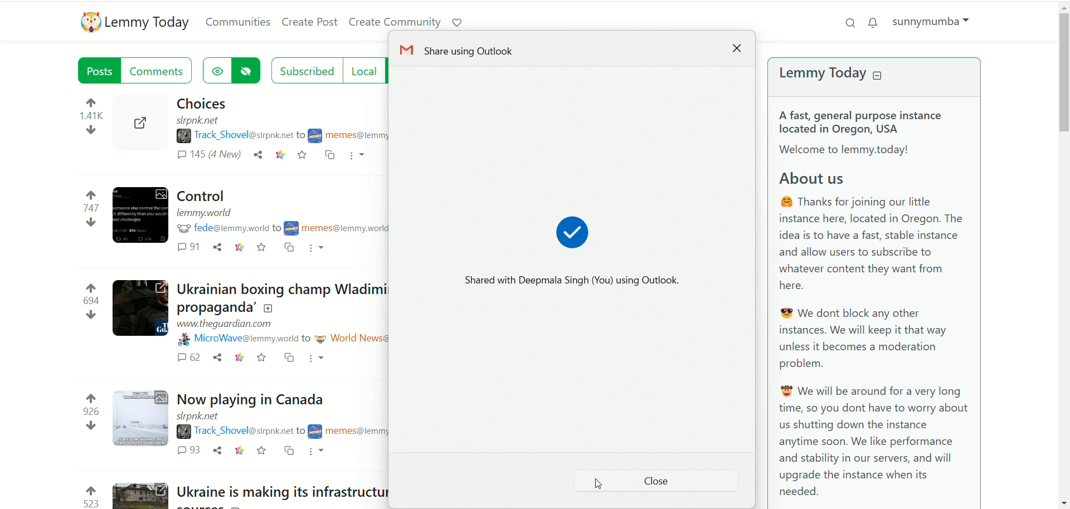 This screenshot has width=1070, height=509. I want to click on Expand the post with the image, so click(140, 494).